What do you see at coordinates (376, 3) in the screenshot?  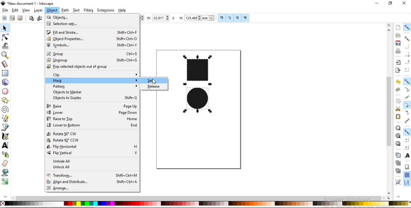 I see `minimize` at bounding box center [376, 3].